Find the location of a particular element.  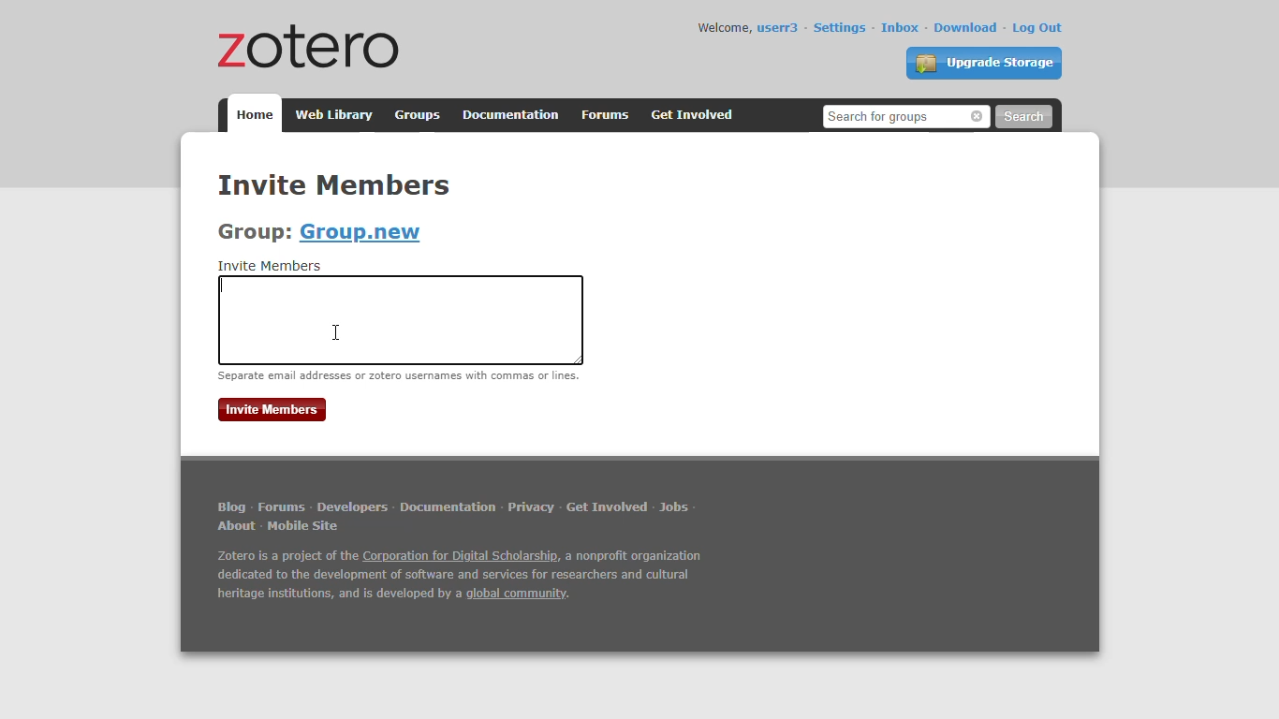

group: Group.new is located at coordinates (319, 232).